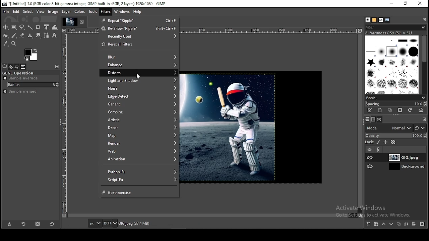 The height and width of the screenshot is (241, 429). Describe the element at coordinates (380, 149) in the screenshot. I see `link` at that location.